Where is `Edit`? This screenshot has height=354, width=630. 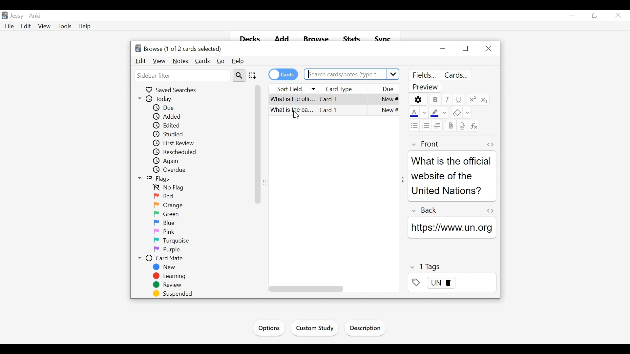
Edit is located at coordinates (27, 27).